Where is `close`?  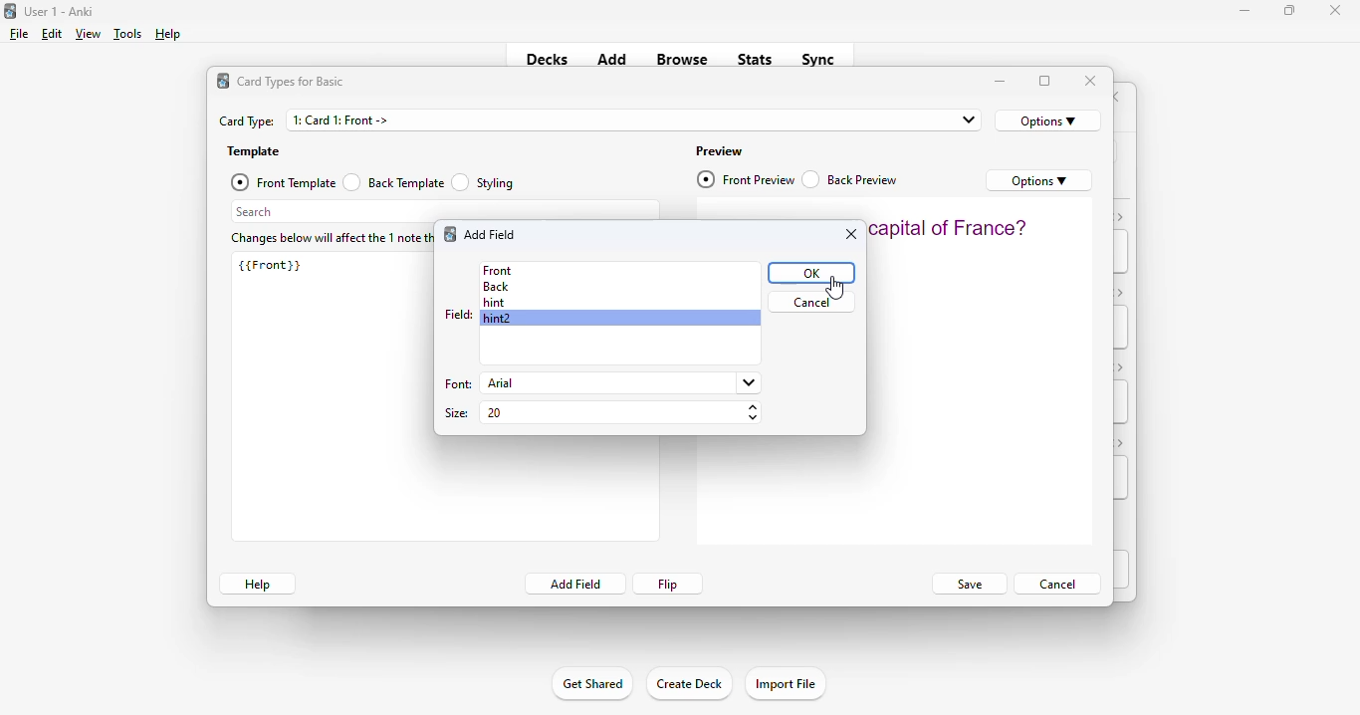 close is located at coordinates (1091, 81).